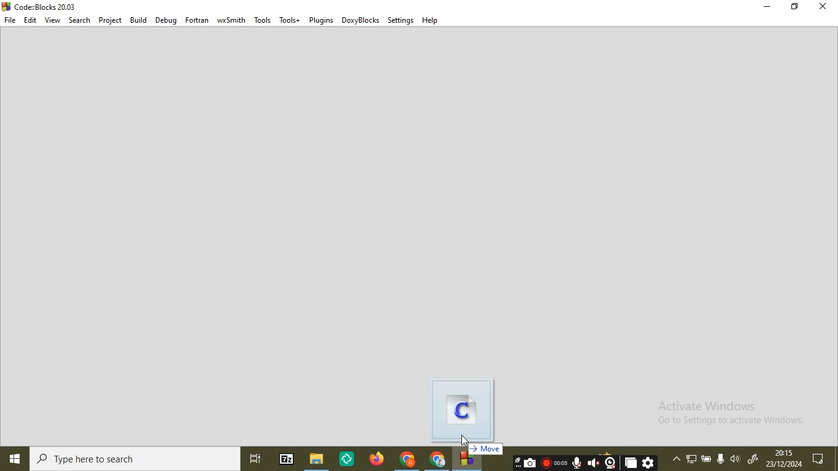  I want to click on DoxyBlocks, so click(361, 19).